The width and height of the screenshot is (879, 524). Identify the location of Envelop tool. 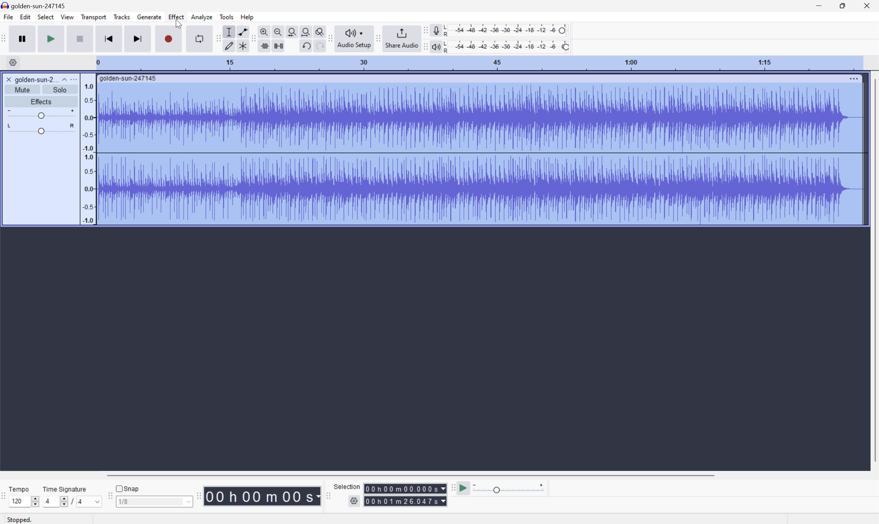
(241, 31).